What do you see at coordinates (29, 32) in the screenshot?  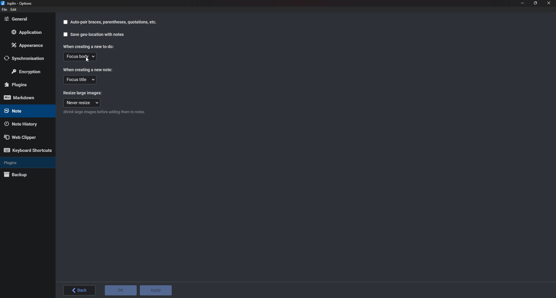 I see `Application` at bounding box center [29, 32].